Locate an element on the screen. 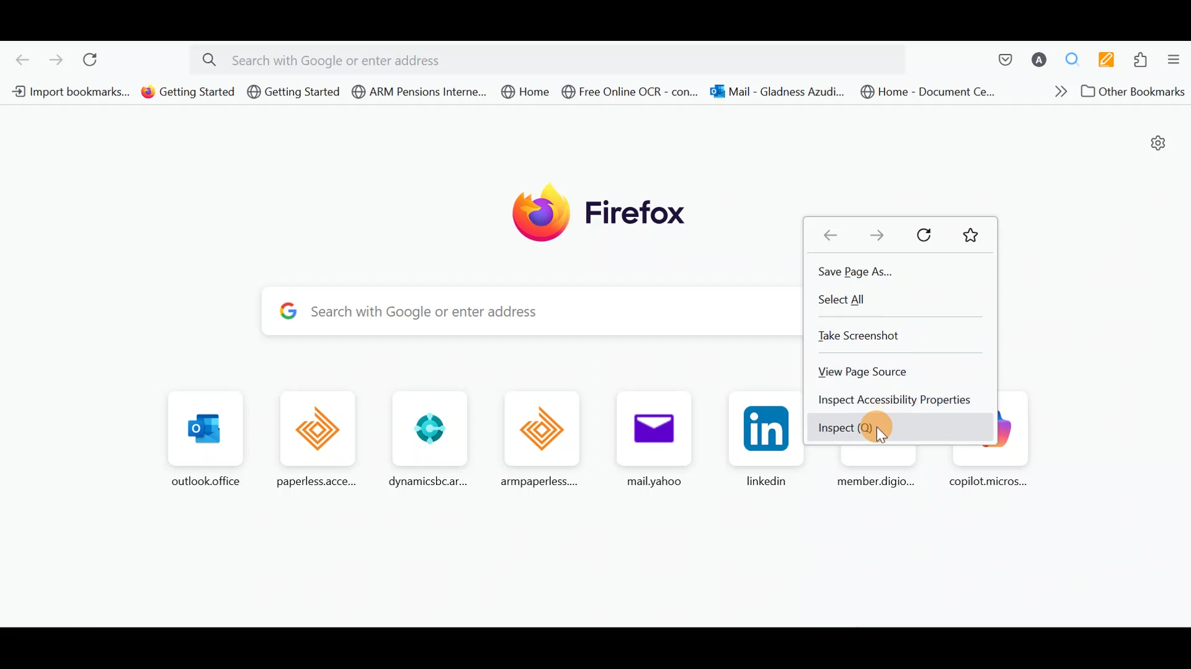 The width and height of the screenshot is (1191, 669). Select all is located at coordinates (848, 301).